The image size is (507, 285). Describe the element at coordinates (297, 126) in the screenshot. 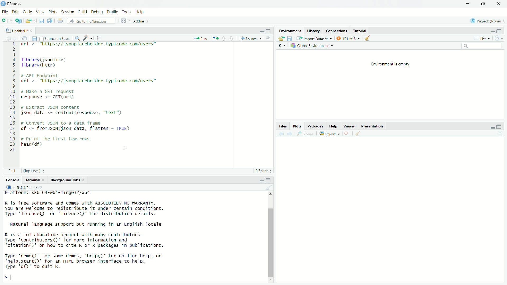

I see `Plots` at that location.